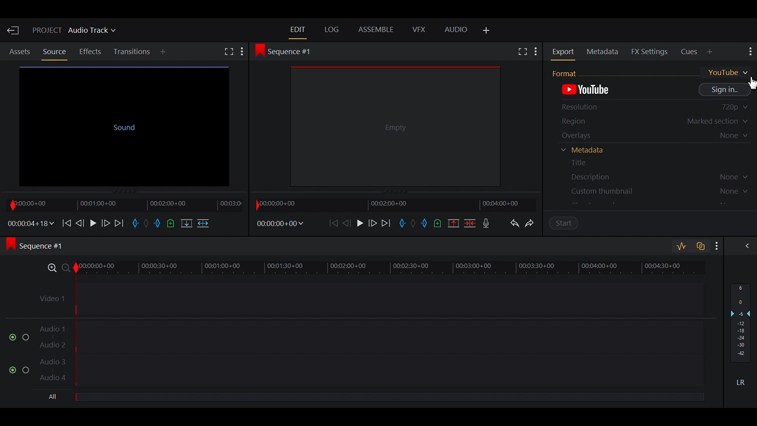 Image resolution: width=757 pixels, height=426 pixels. Describe the element at coordinates (20, 52) in the screenshot. I see `Assets` at that location.